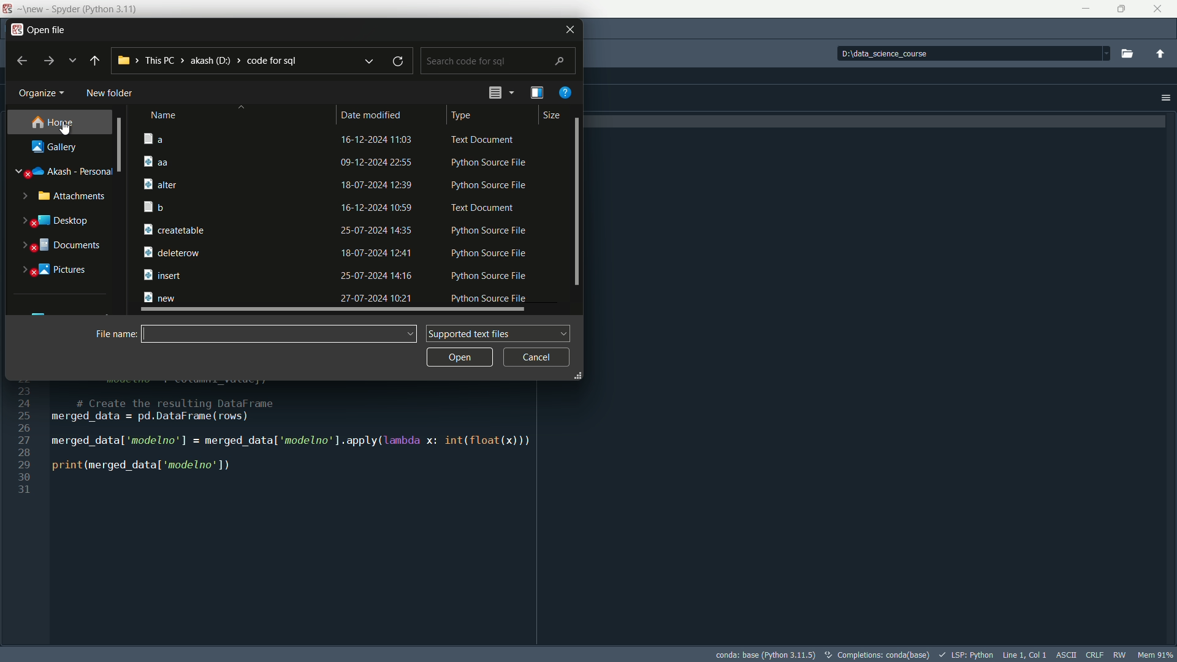 Image resolution: width=1177 pixels, height=662 pixels. I want to click on file name, so click(228, 253).